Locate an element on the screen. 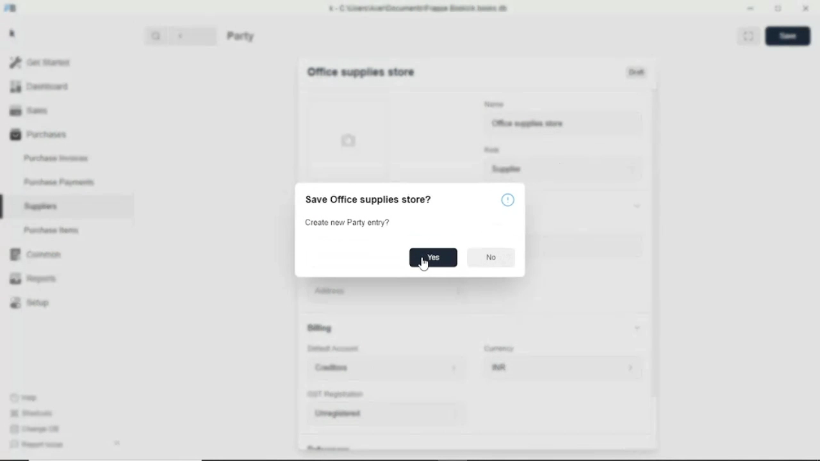  Office supplies store is located at coordinates (361, 72).